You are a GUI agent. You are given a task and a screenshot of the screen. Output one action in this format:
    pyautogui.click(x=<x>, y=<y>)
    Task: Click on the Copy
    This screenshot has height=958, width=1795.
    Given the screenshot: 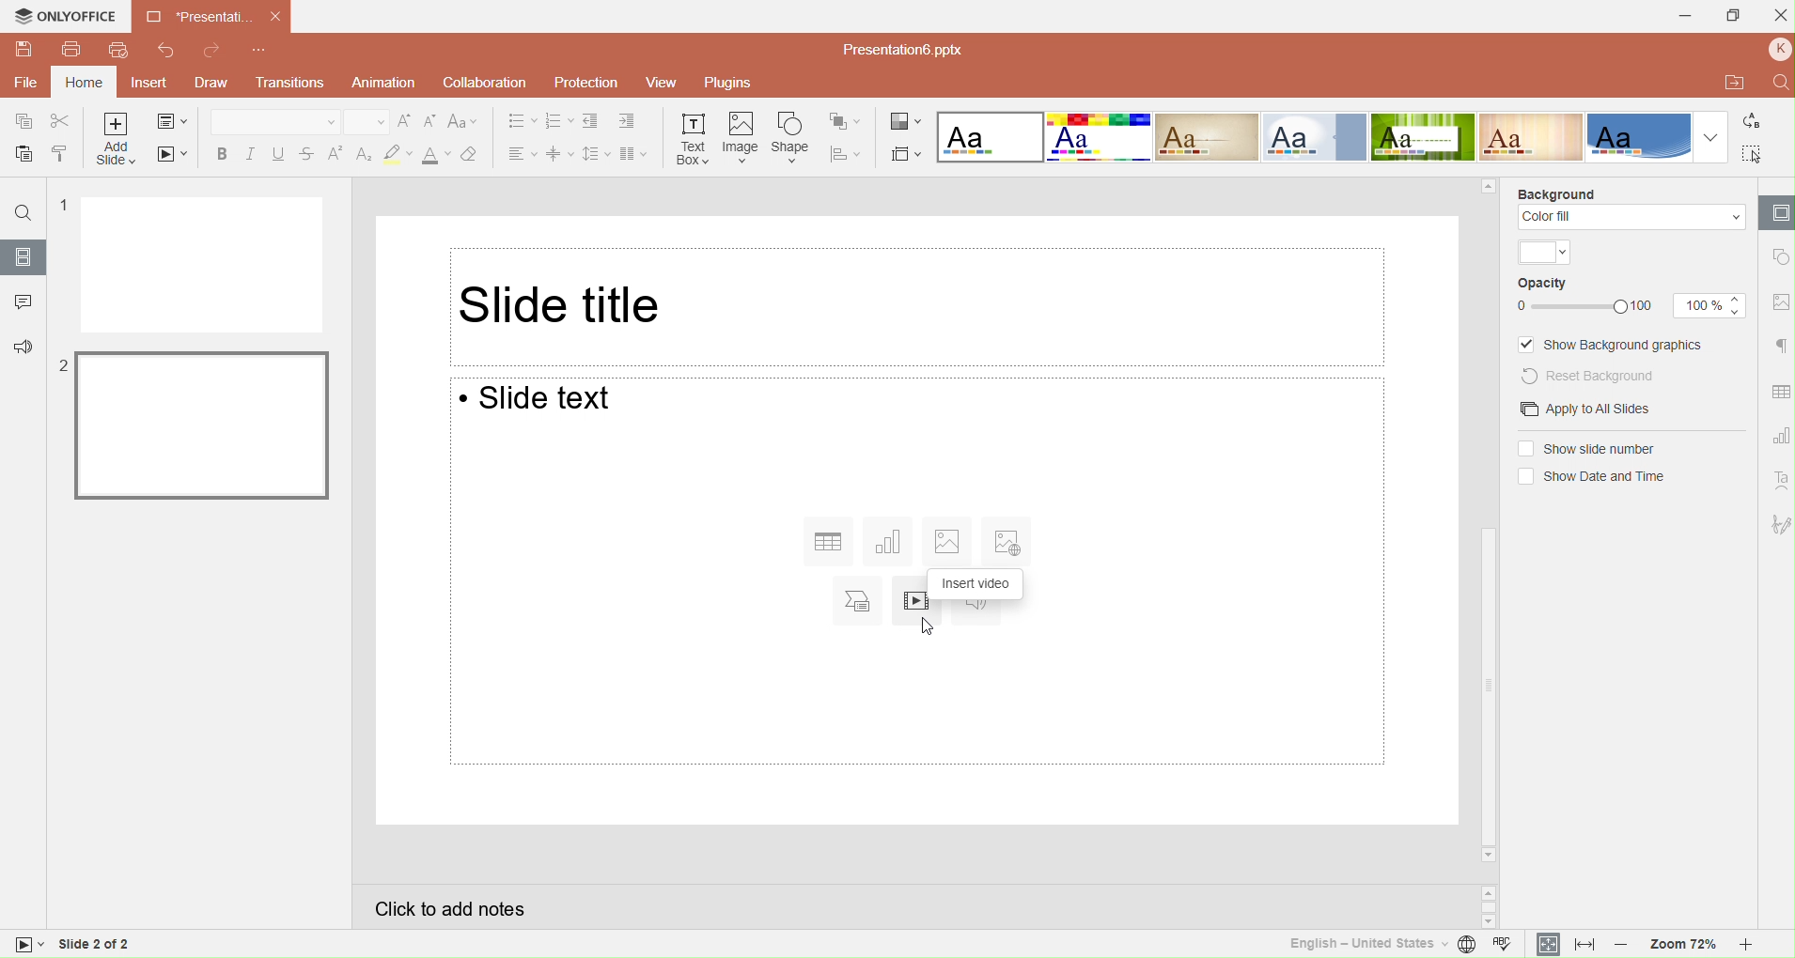 What is the action you would take?
    pyautogui.click(x=22, y=123)
    